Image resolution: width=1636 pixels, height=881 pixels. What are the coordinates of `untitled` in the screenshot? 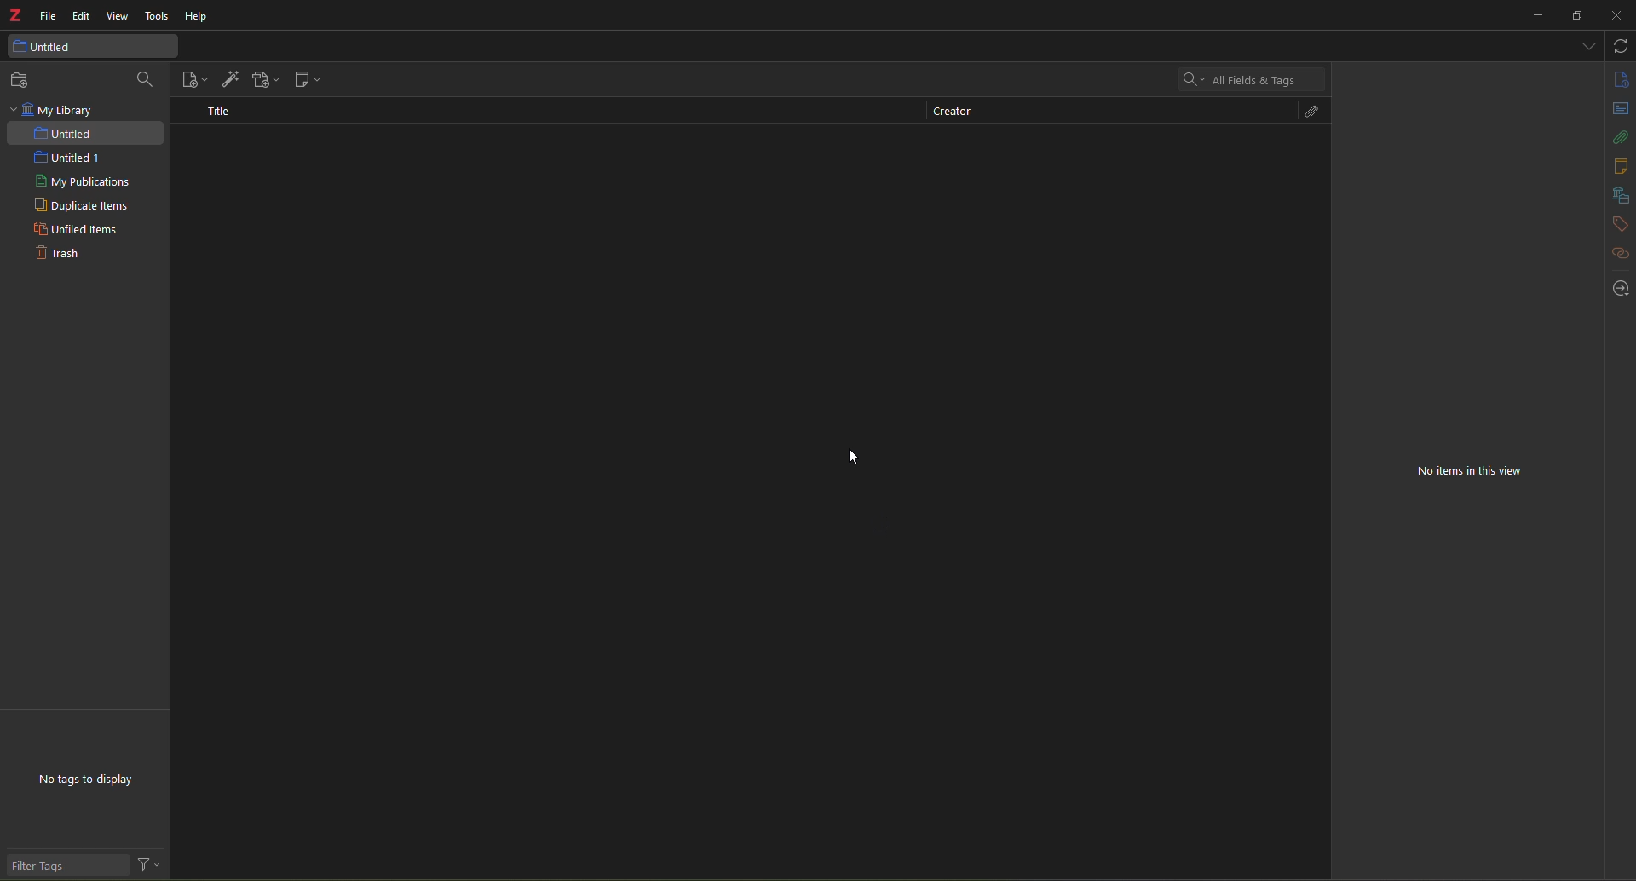 It's located at (56, 47).